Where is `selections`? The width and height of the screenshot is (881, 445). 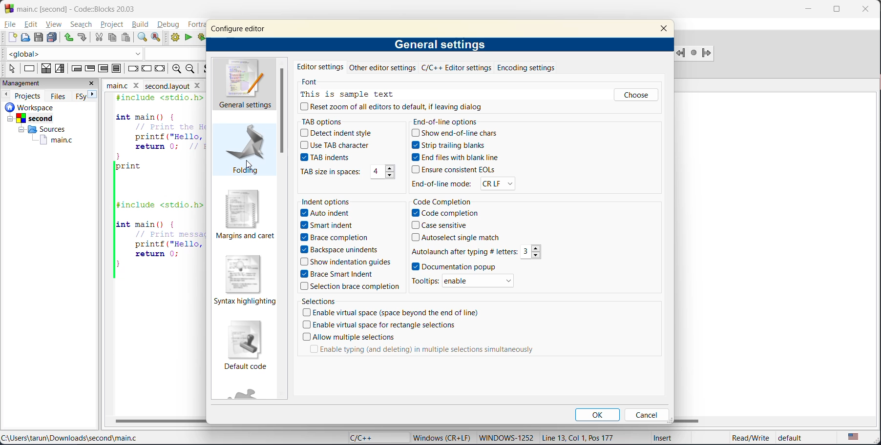 selections is located at coordinates (424, 301).